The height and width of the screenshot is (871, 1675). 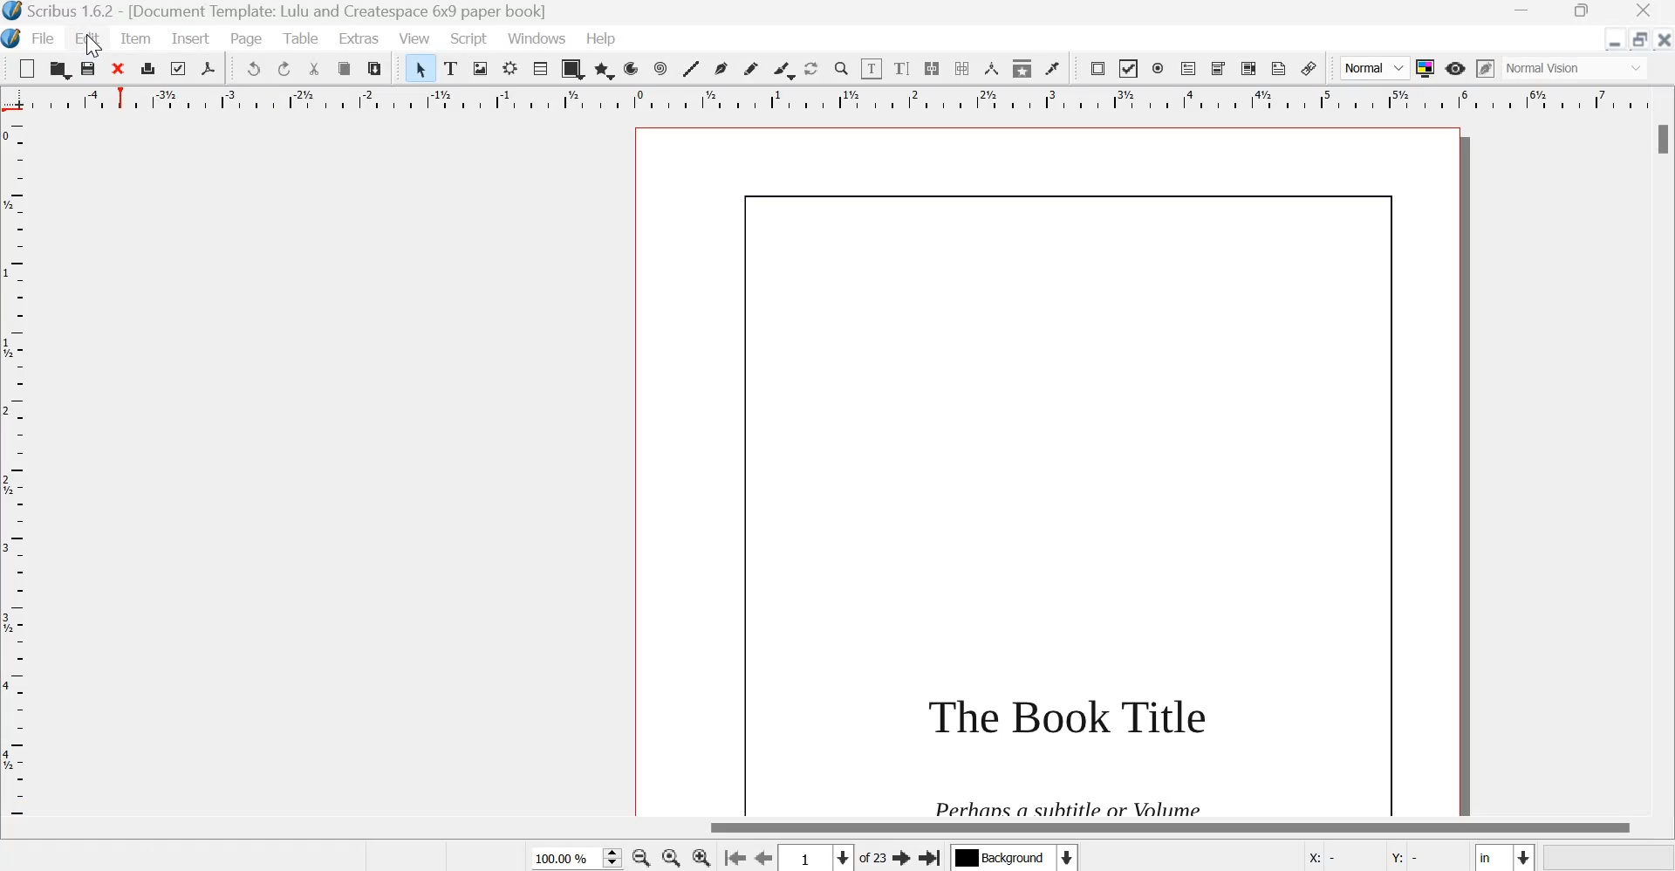 What do you see at coordinates (633, 66) in the screenshot?
I see `arc` at bounding box center [633, 66].